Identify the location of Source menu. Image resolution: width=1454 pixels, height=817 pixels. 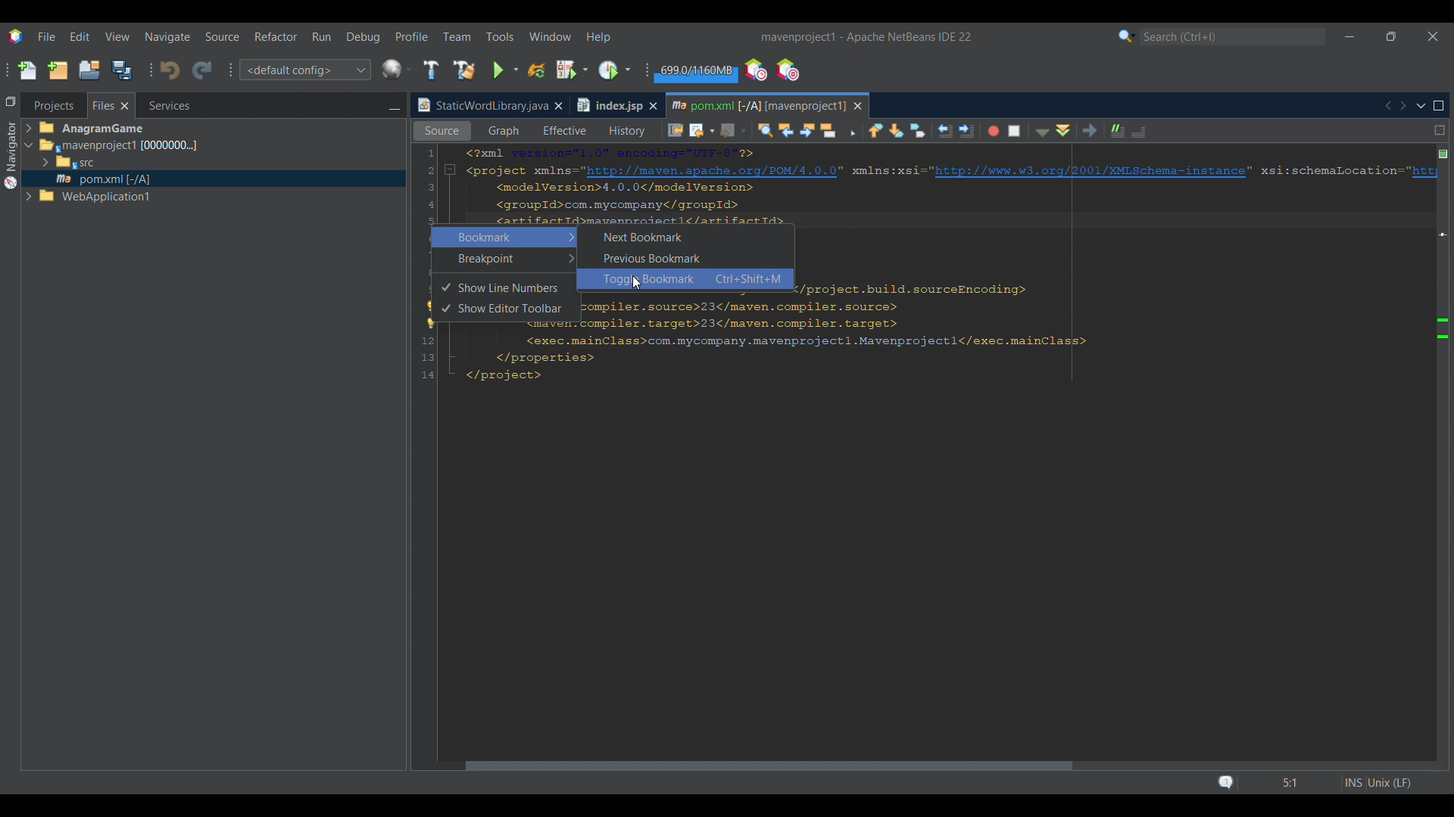
(223, 37).